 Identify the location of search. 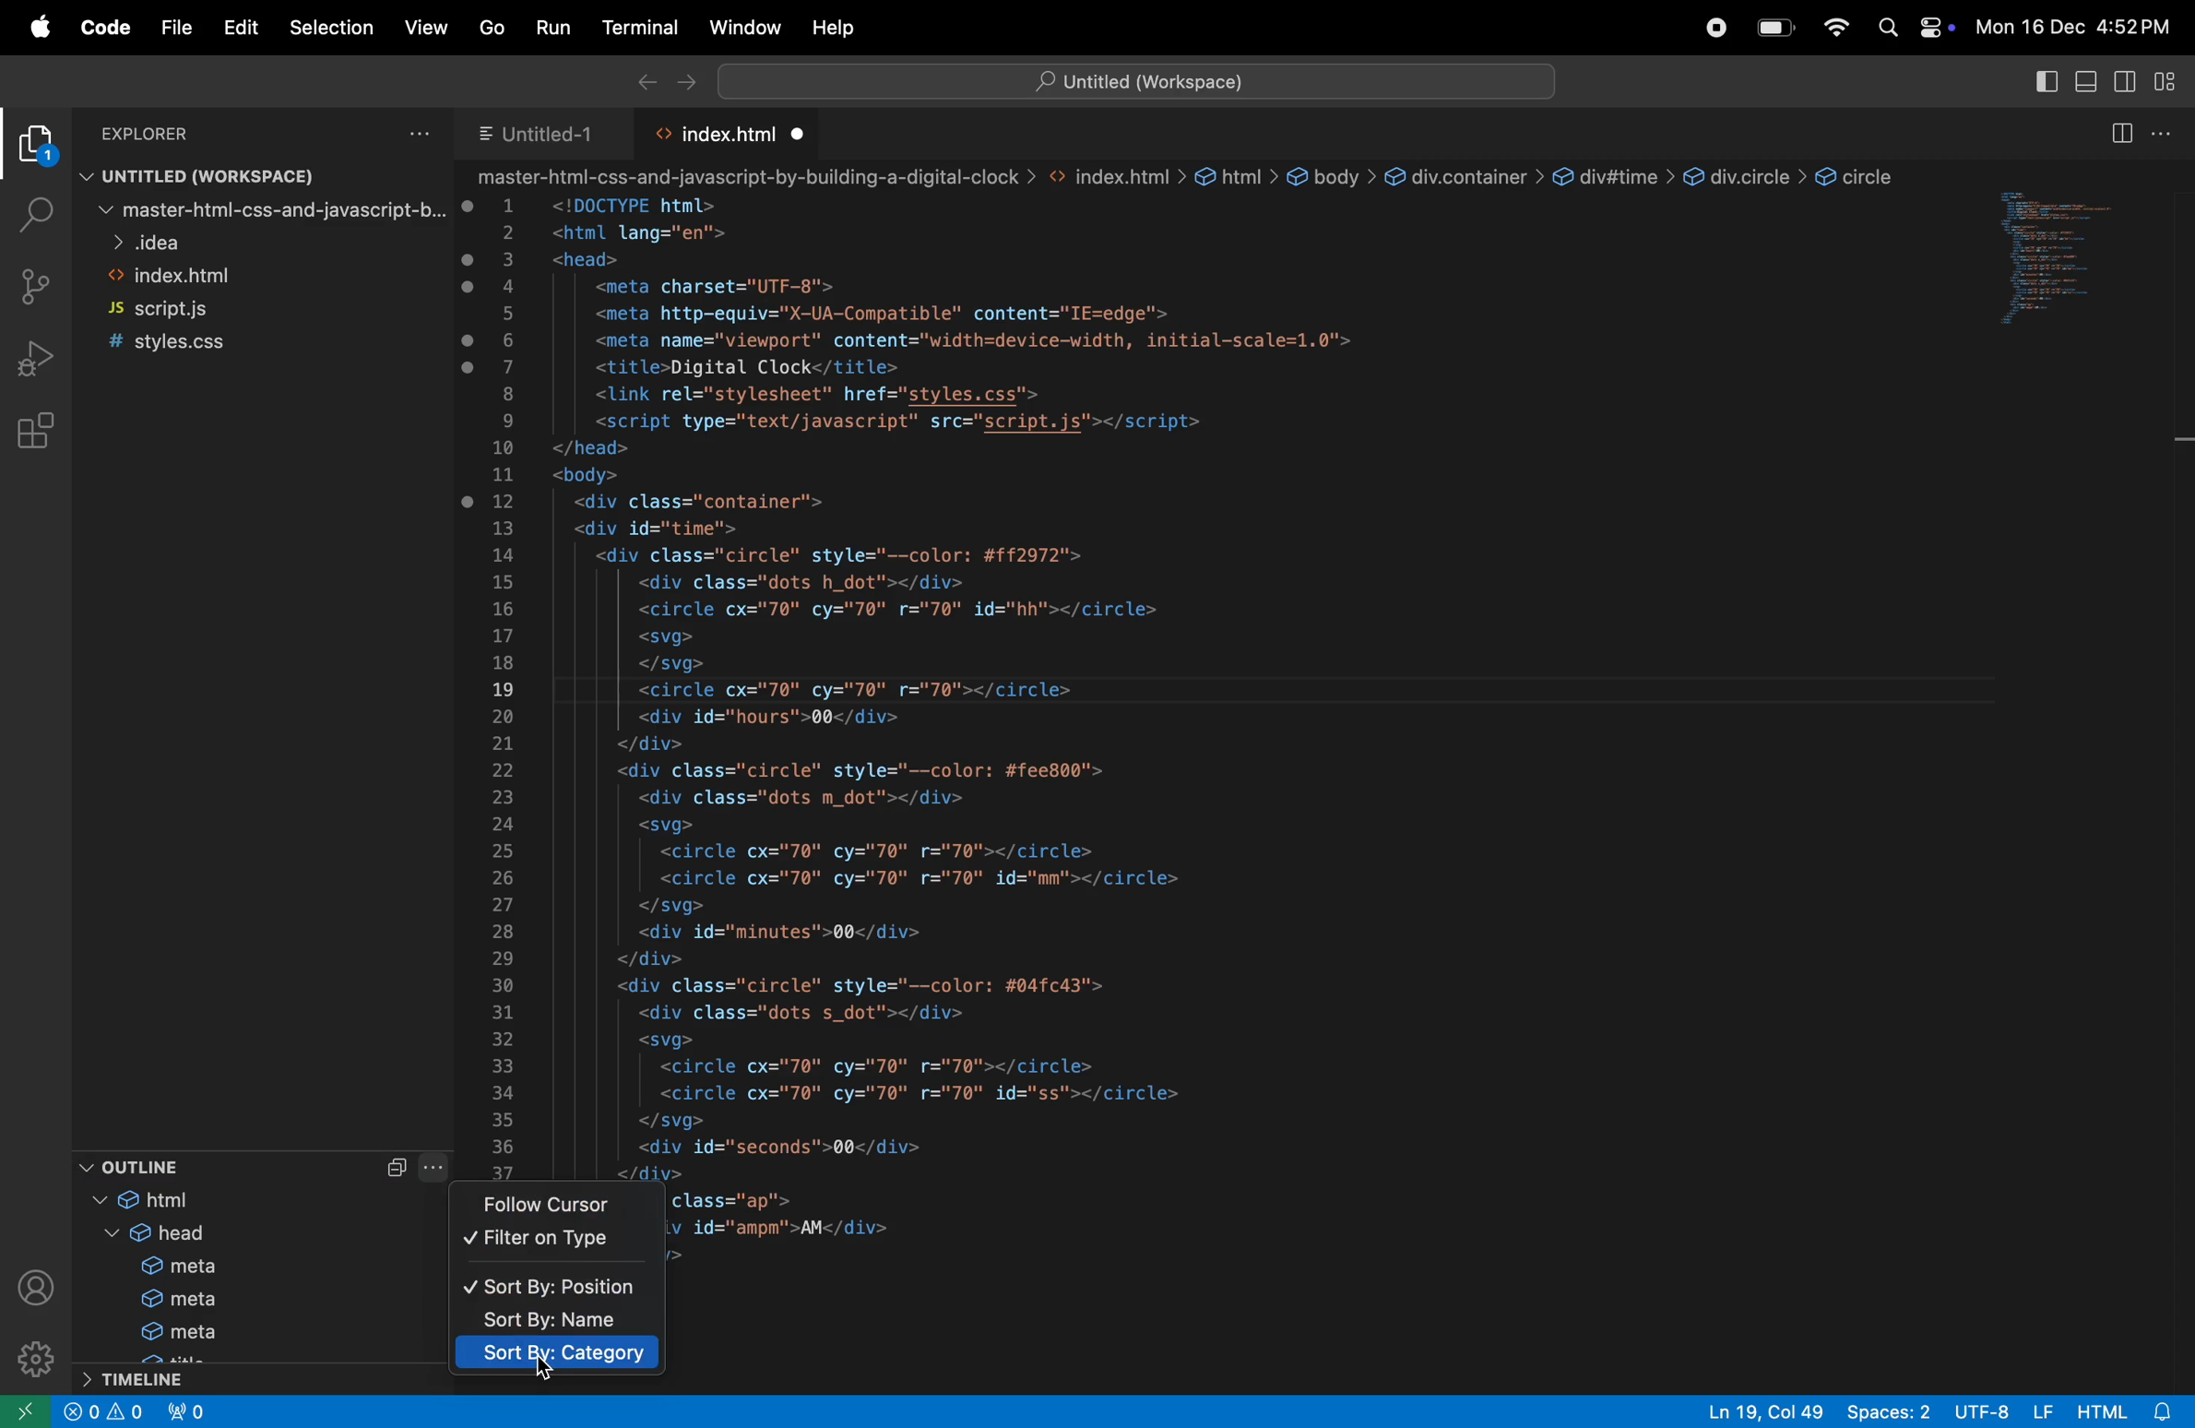
(30, 209).